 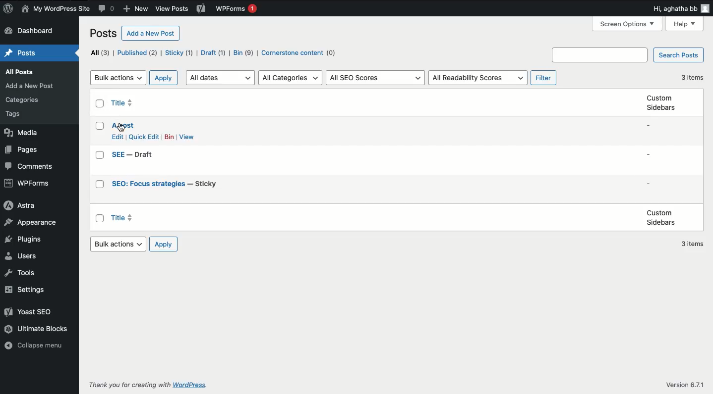 I want to click on Astra, so click(x=20, y=205).